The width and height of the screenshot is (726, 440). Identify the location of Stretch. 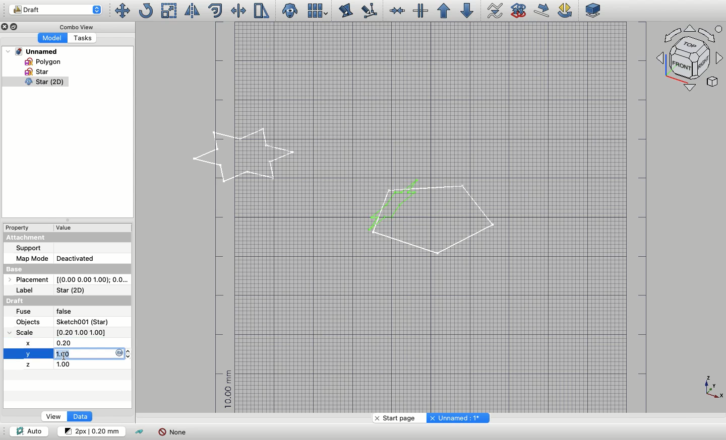
(261, 11).